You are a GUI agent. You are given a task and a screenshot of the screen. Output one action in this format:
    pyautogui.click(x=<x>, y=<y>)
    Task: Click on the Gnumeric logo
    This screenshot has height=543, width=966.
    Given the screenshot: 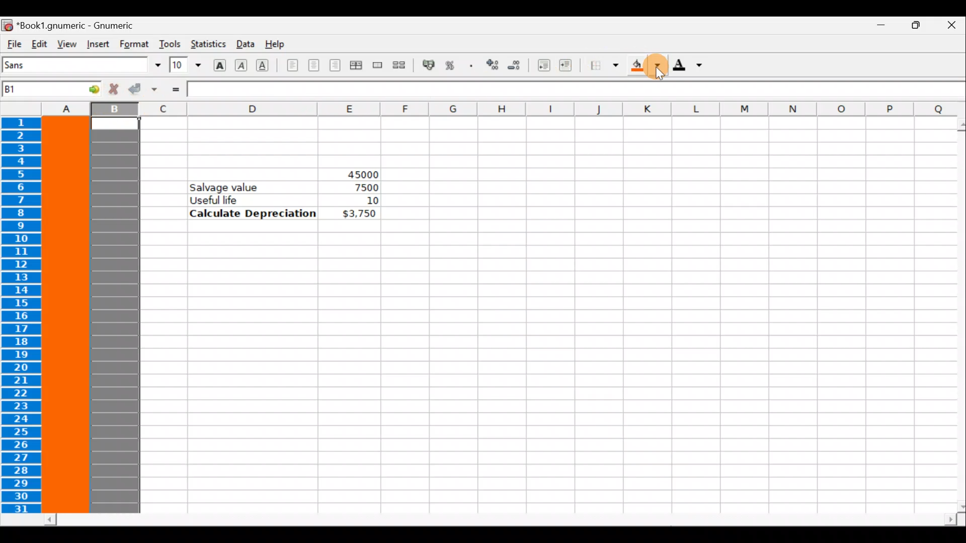 What is the action you would take?
    pyautogui.click(x=7, y=25)
    